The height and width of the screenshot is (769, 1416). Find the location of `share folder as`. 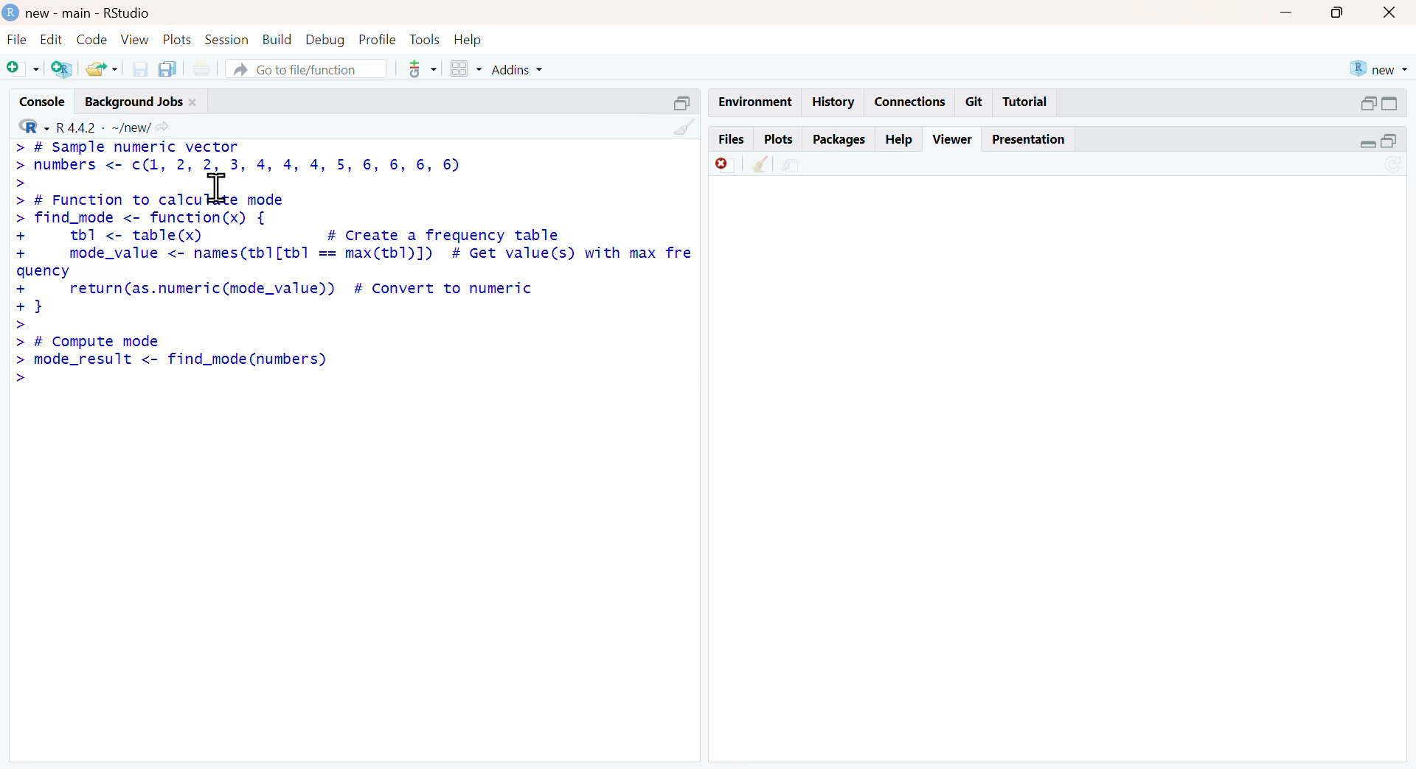

share folder as is located at coordinates (103, 69).